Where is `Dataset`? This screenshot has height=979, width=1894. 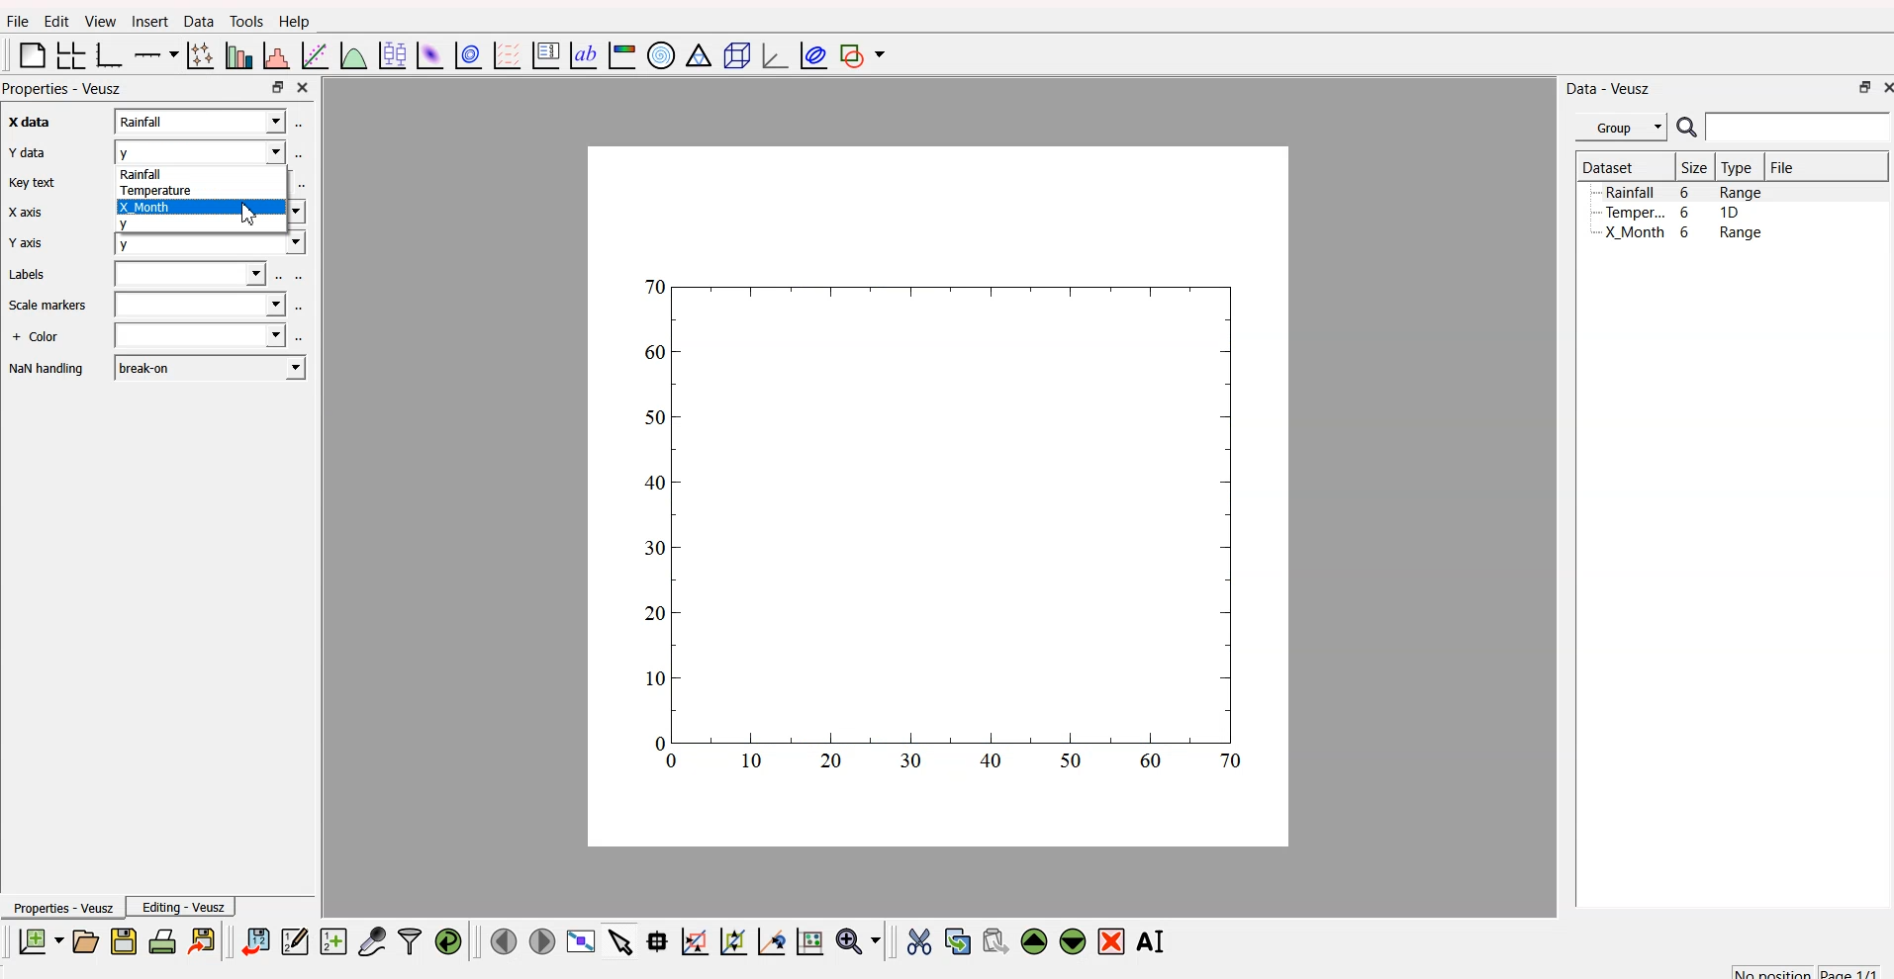 Dataset is located at coordinates (1608, 166).